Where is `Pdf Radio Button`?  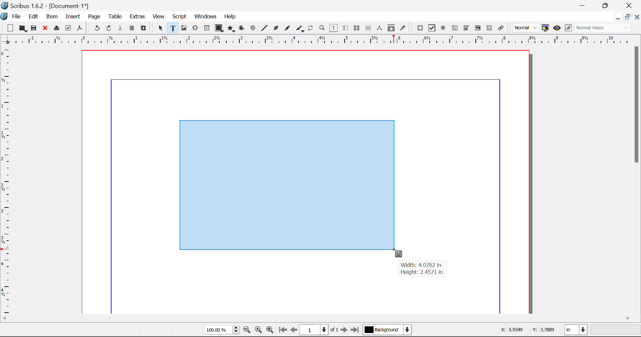
Pdf Radio Button is located at coordinates (443, 28).